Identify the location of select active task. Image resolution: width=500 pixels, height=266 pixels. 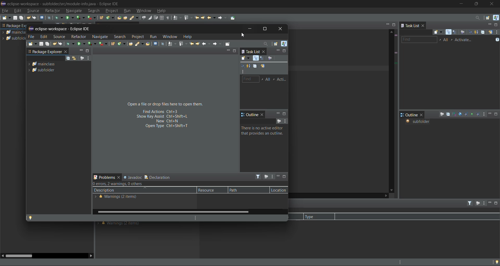
(452, 39).